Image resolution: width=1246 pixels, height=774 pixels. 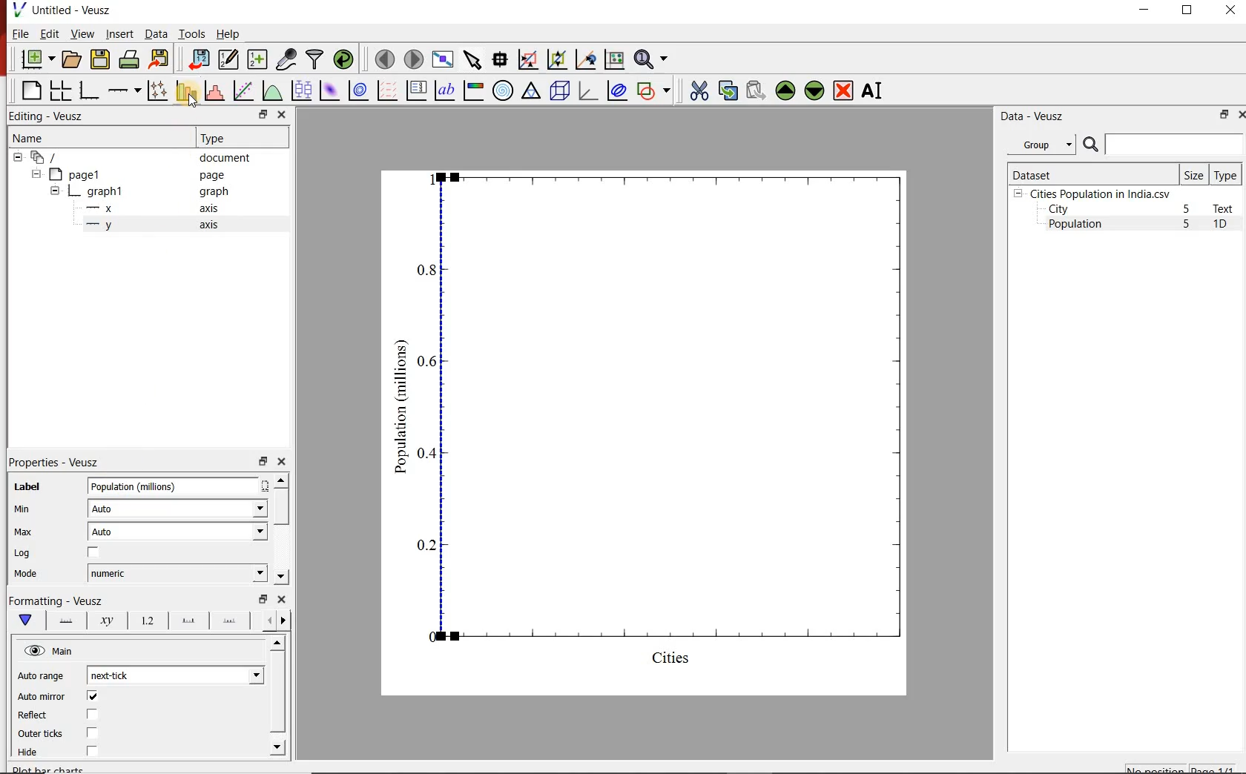 What do you see at coordinates (473, 90) in the screenshot?
I see `image color bar` at bounding box center [473, 90].